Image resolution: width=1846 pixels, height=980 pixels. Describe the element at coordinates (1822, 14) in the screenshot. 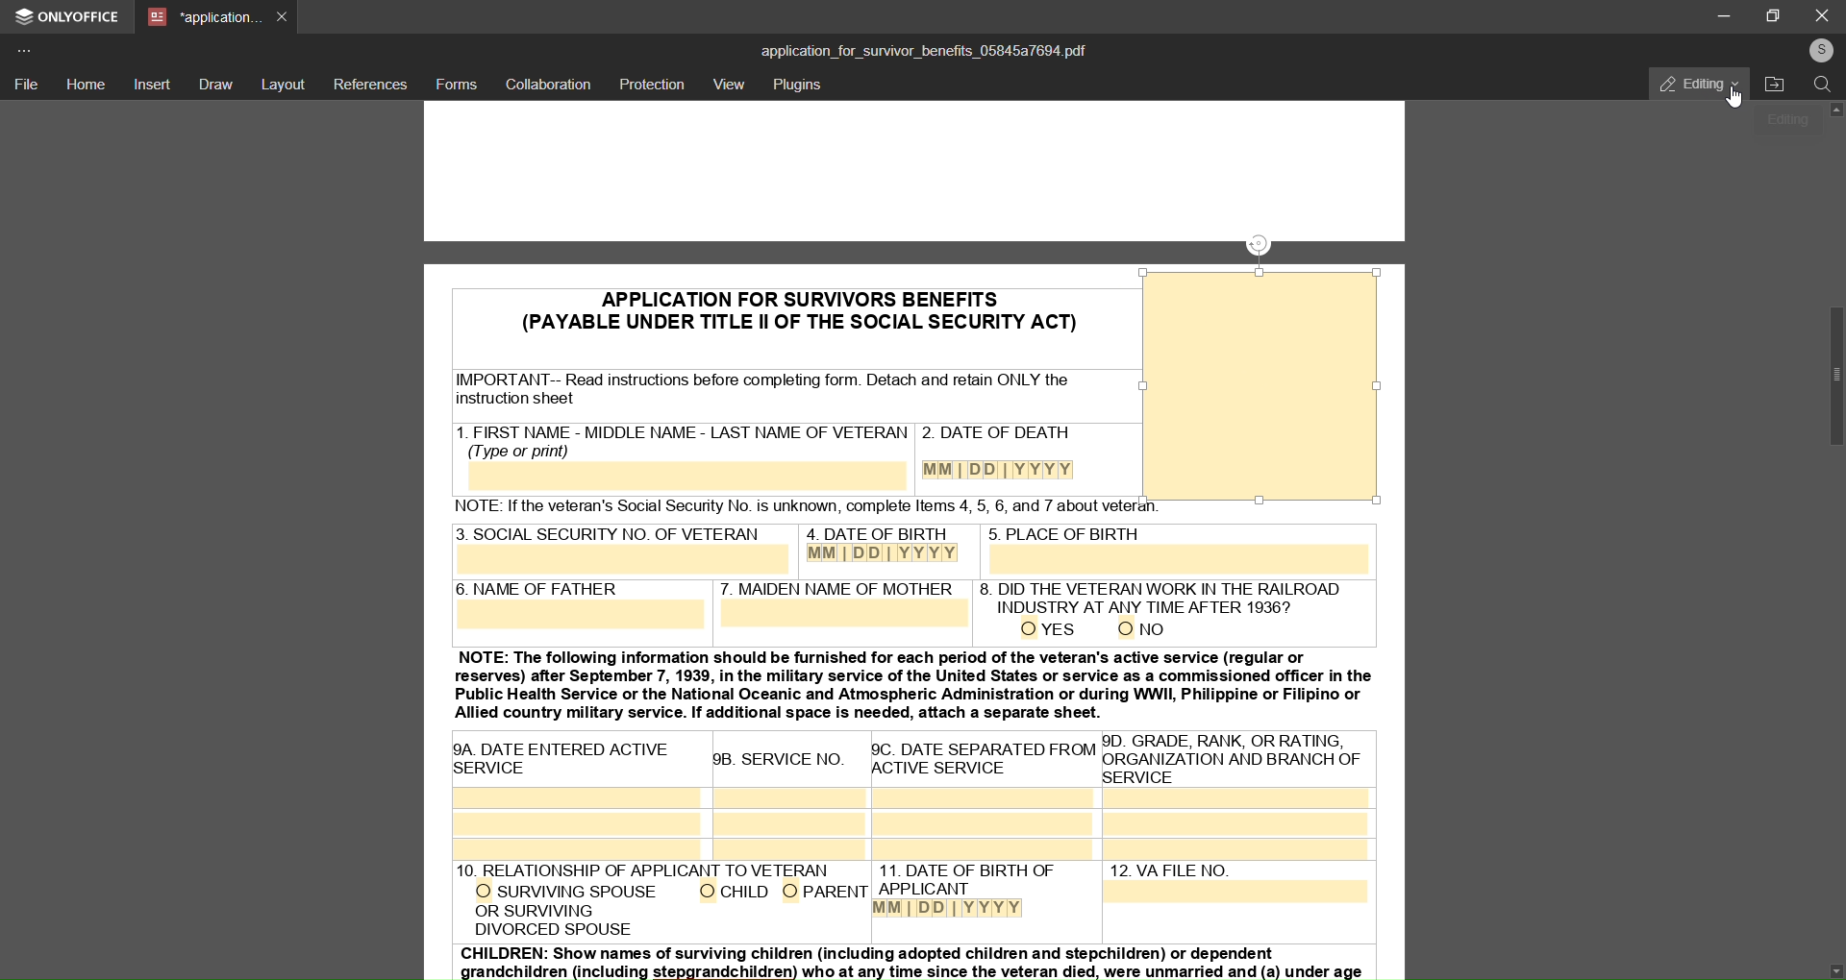

I see `close` at that location.